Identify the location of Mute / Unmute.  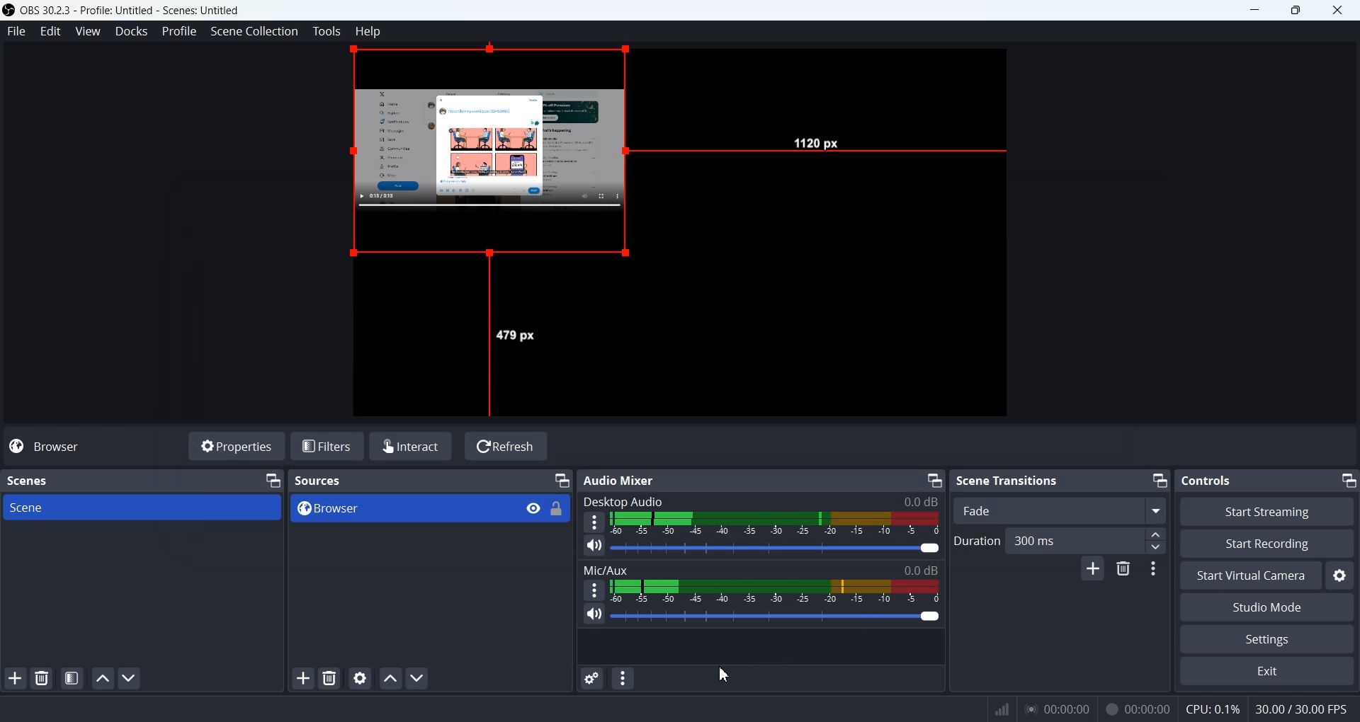
(594, 545).